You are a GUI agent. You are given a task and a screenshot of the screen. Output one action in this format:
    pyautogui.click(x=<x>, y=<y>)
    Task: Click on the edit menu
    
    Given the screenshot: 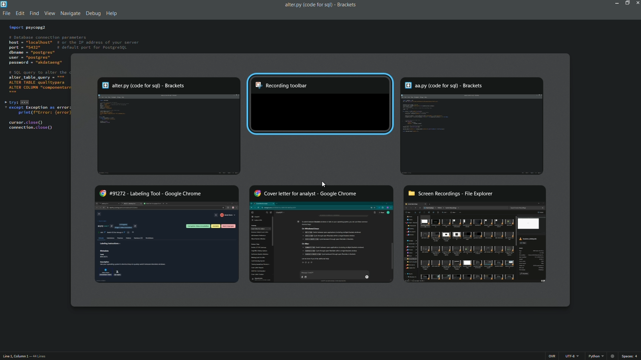 What is the action you would take?
    pyautogui.click(x=20, y=14)
    